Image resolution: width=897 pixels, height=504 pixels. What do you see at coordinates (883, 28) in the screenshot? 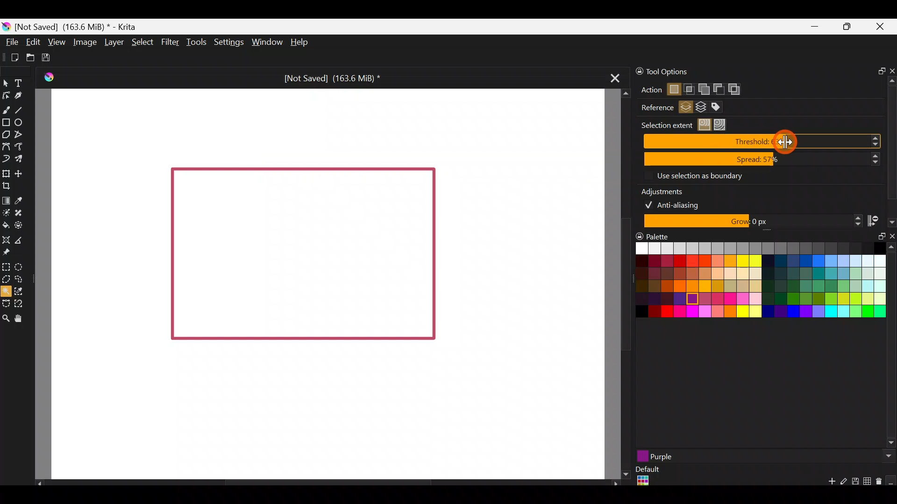
I see `Close` at bounding box center [883, 28].